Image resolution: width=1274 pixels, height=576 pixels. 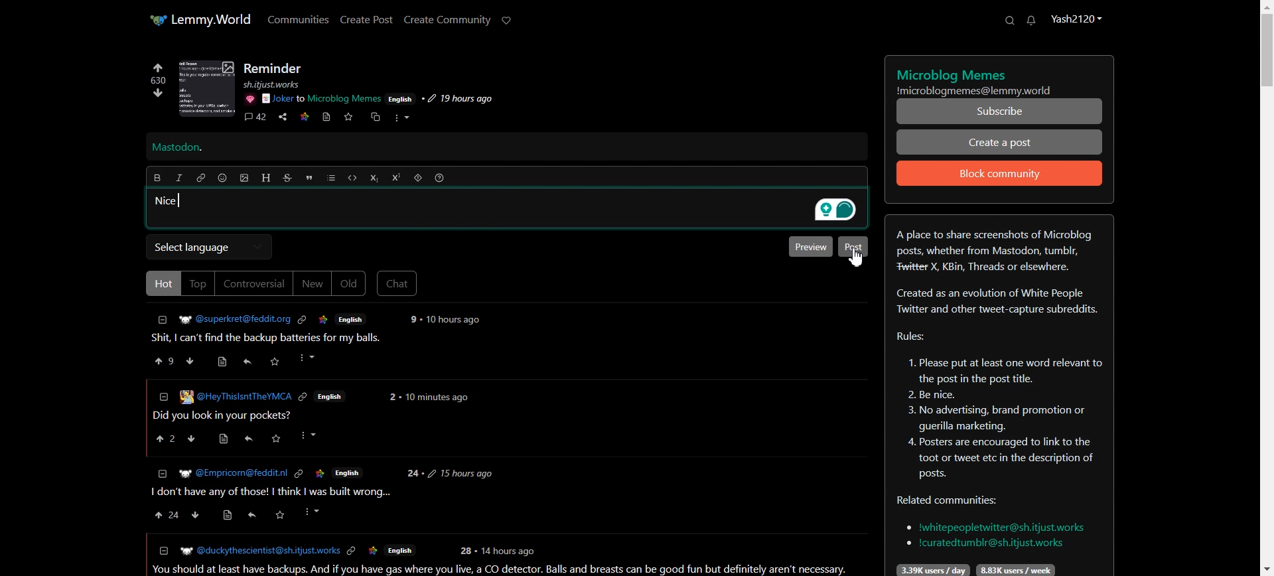 What do you see at coordinates (280, 515) in the screenshot?
I see `` at bounding box center [280, 515].